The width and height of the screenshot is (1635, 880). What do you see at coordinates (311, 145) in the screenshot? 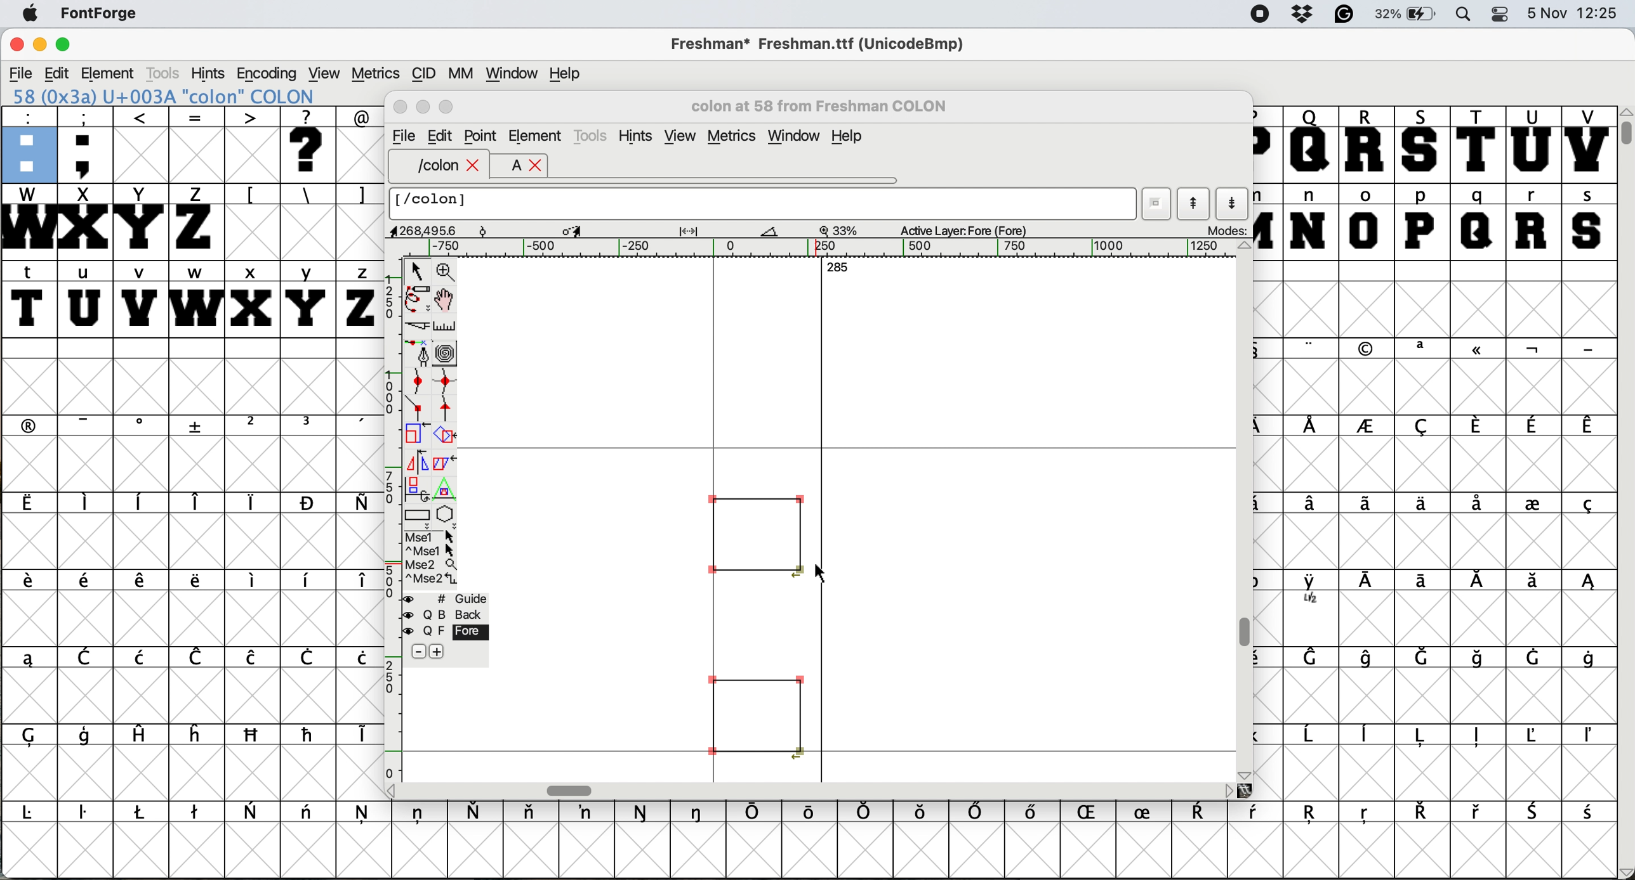
I see `?` at bounding box center [311, 145].